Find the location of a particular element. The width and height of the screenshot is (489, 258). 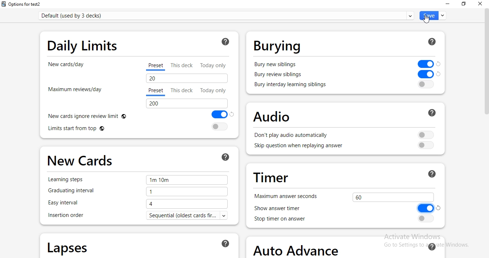

60 is located at coordinates (393, 197).